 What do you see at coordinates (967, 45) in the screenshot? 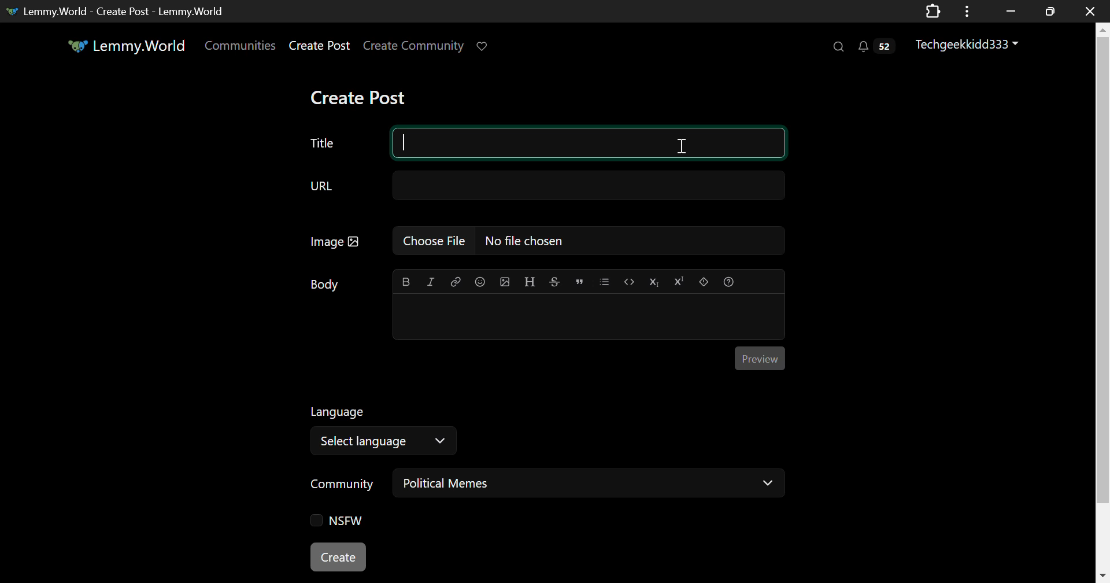
I see `Techgeekkidd333` at bounding box center [967, 45].